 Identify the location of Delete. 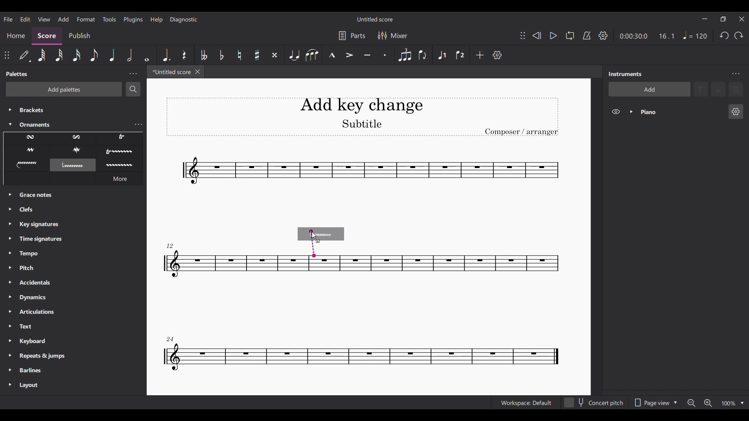
(736, 89).